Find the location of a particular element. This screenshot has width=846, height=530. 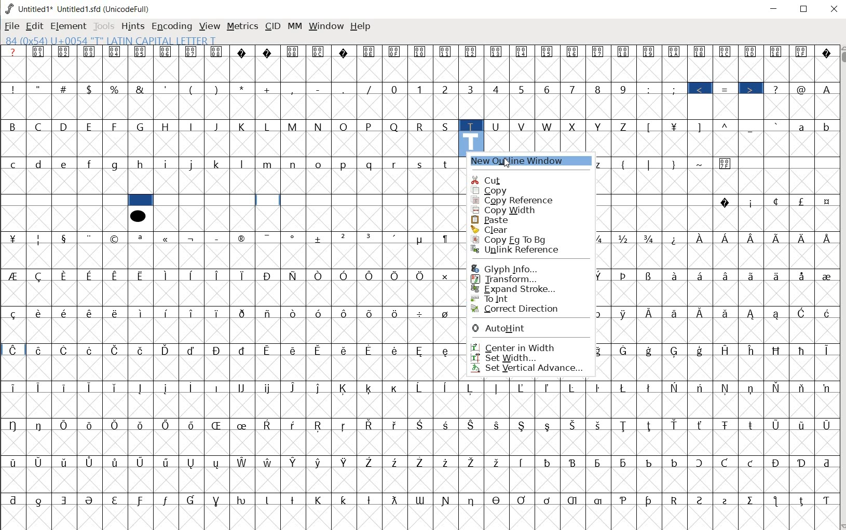

Symbol is located at coordinates (826, 203).